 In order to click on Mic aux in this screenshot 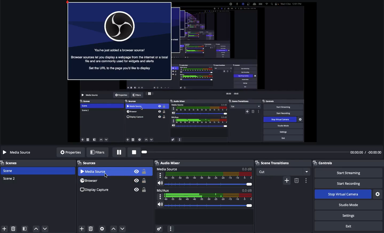, I will do `click(205, 194)`.